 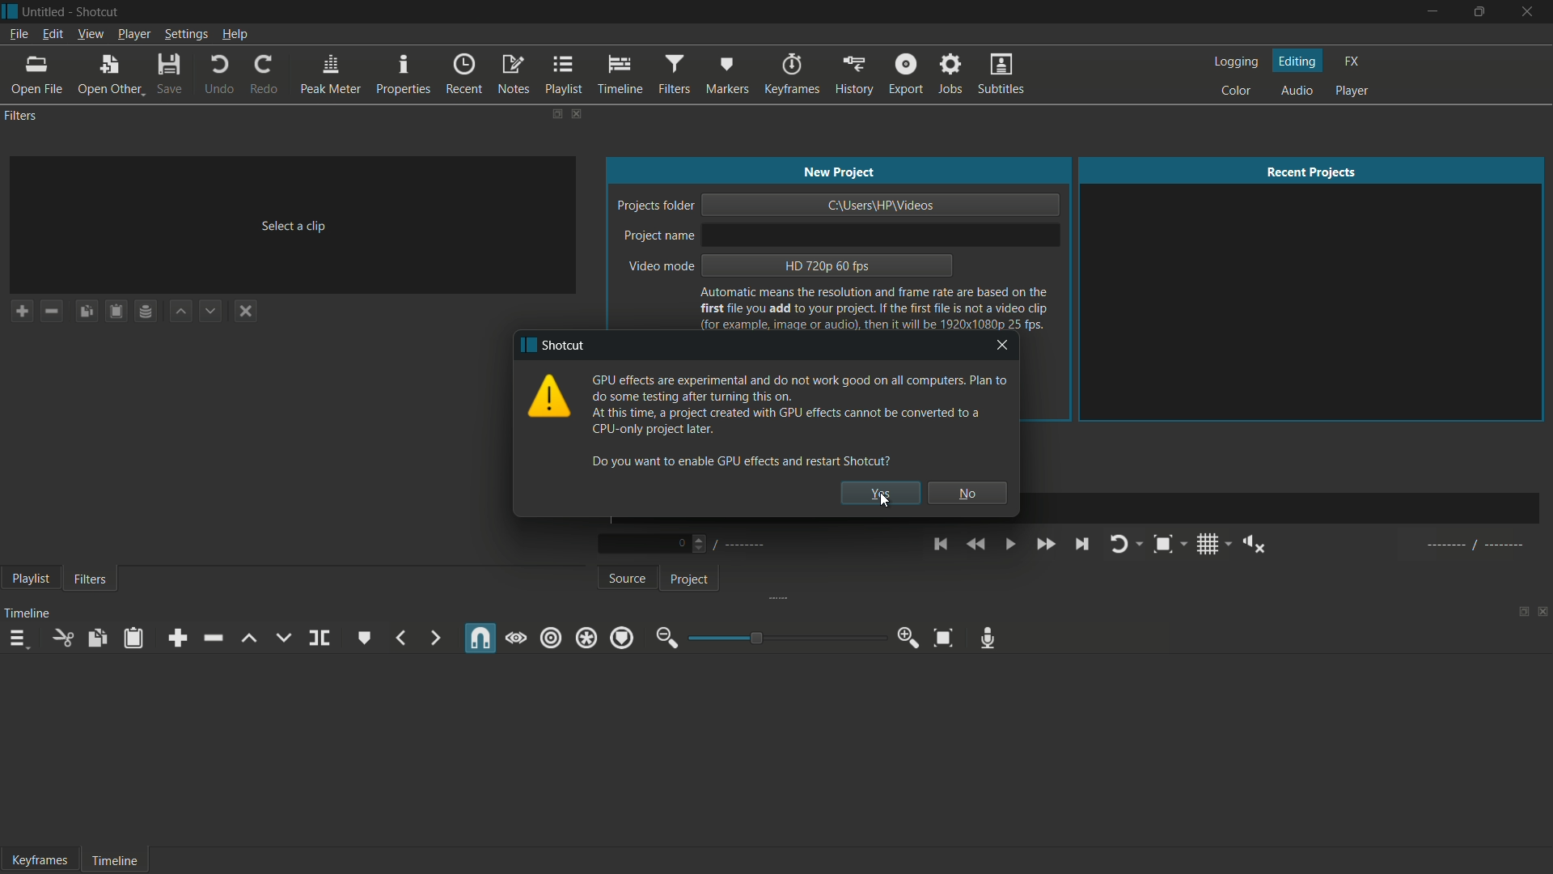 What do you see at coordinates (1003, 345) in the screenshot?
I see `close` at bounding box center [1003, 345].